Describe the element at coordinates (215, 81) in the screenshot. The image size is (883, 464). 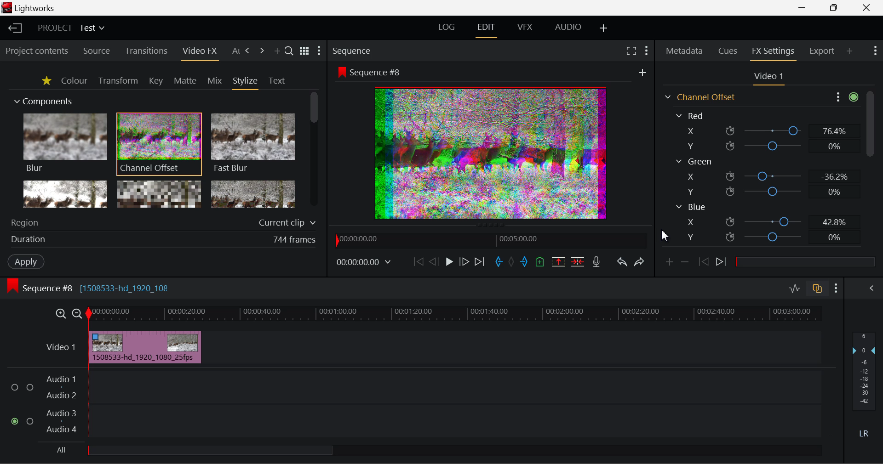
I see `Mix` at that location.